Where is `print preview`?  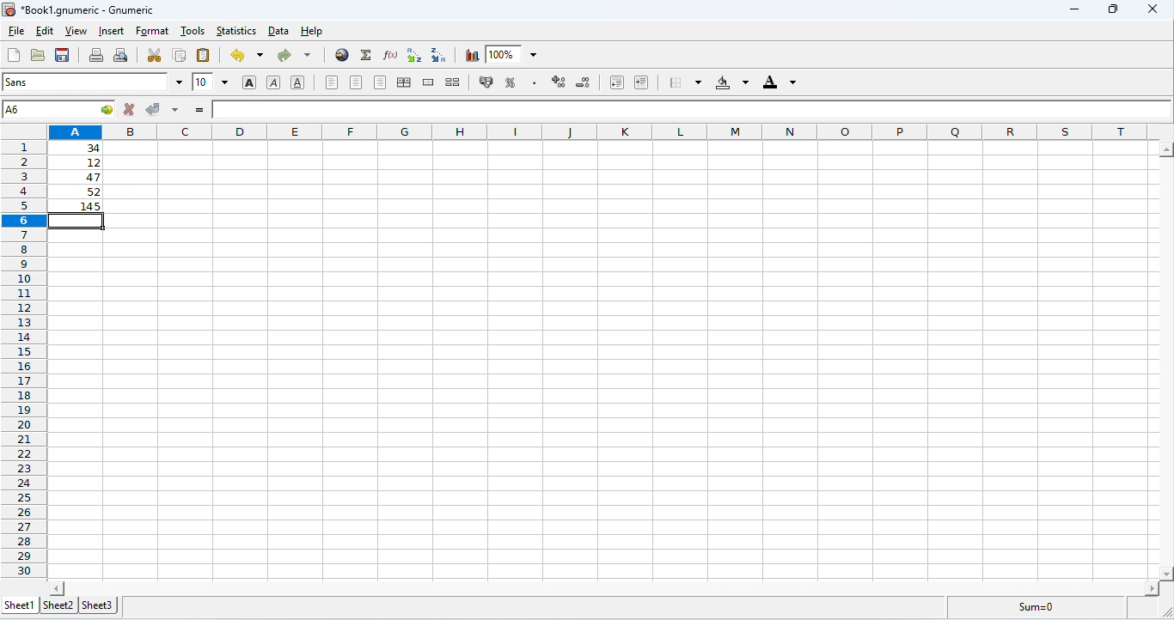 print preview is located at coordinates (122, 55).